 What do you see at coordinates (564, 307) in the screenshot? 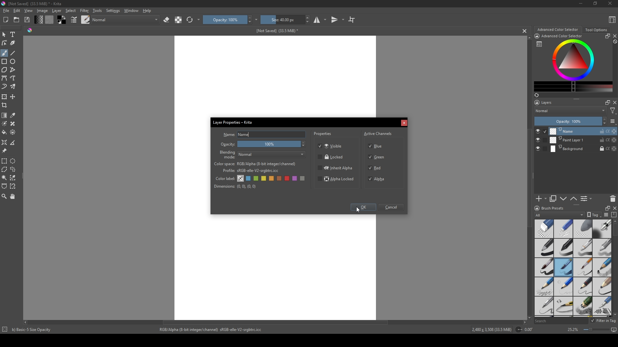
I see `pencil` at bounding box center [564, 307].